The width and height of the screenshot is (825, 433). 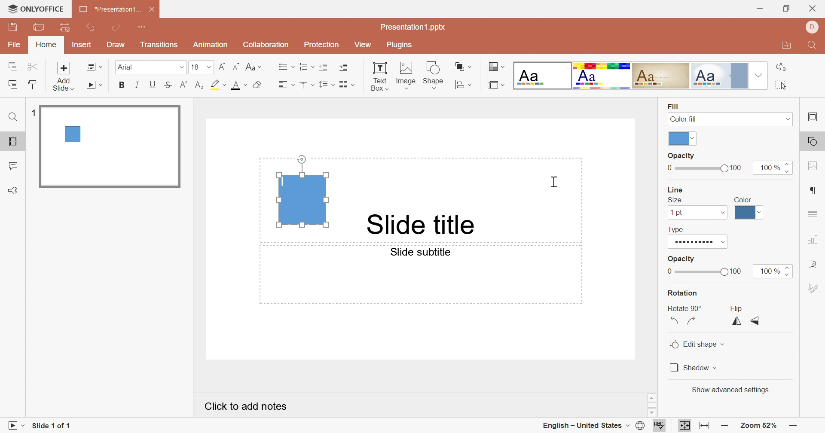 I want to click on Zoom 57%, so click(x=760, y=426).